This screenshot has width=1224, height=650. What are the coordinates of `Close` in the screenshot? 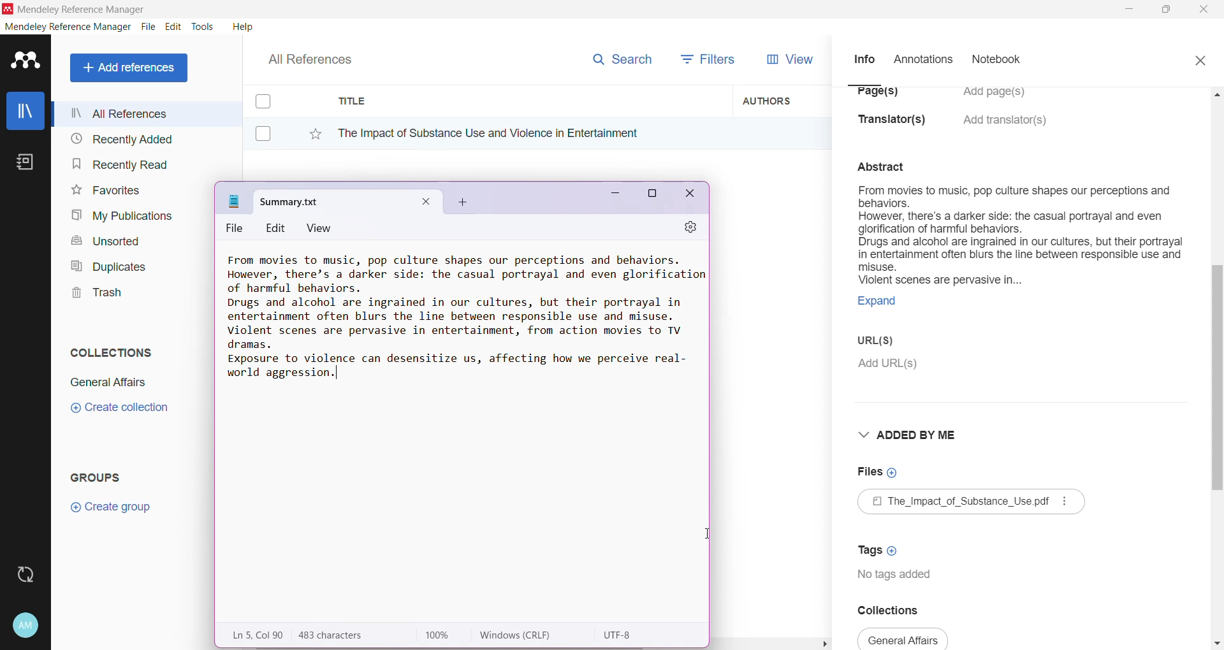 It's located at (691, 196).